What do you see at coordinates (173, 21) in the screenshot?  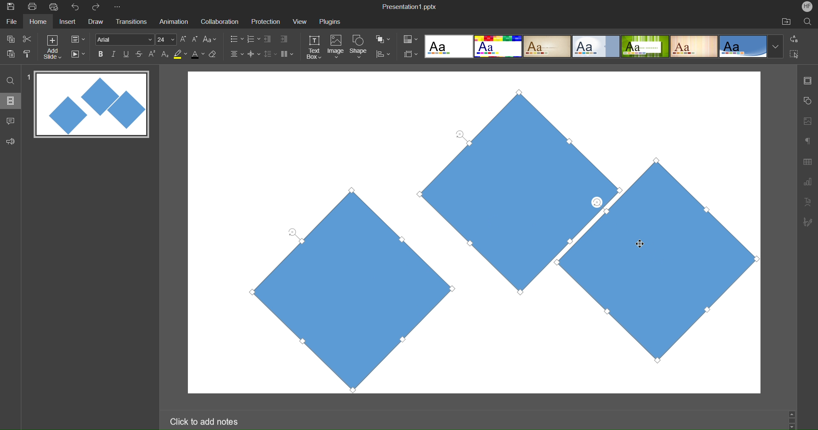 I see `Animation` at bounding box center [173, 21].